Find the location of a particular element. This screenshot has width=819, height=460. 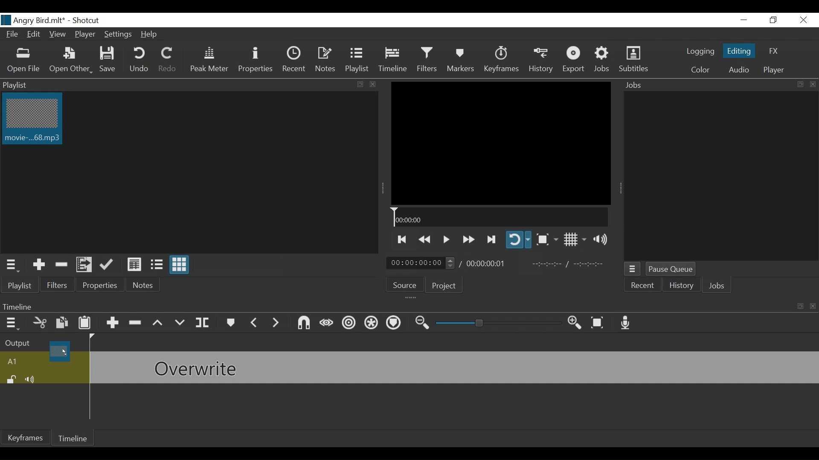

Player is located at coordinates (84, 35).